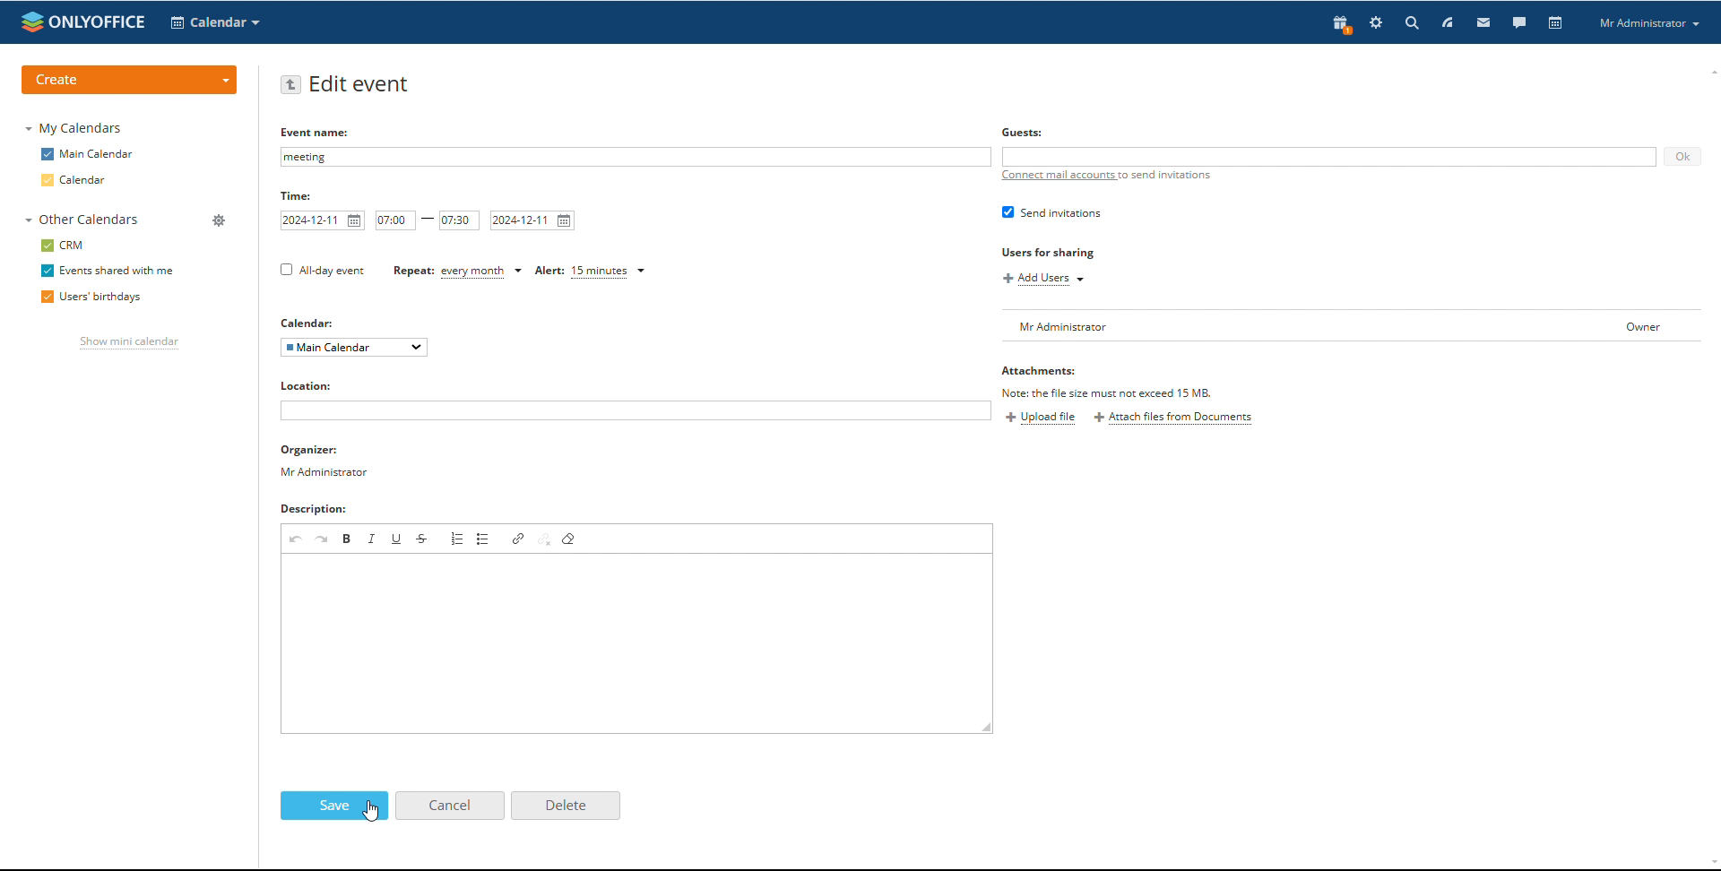 Image resolution: width=1721 pixels, height=871 pixels. I want to click on all-day event checkbox, so click(320, 270).